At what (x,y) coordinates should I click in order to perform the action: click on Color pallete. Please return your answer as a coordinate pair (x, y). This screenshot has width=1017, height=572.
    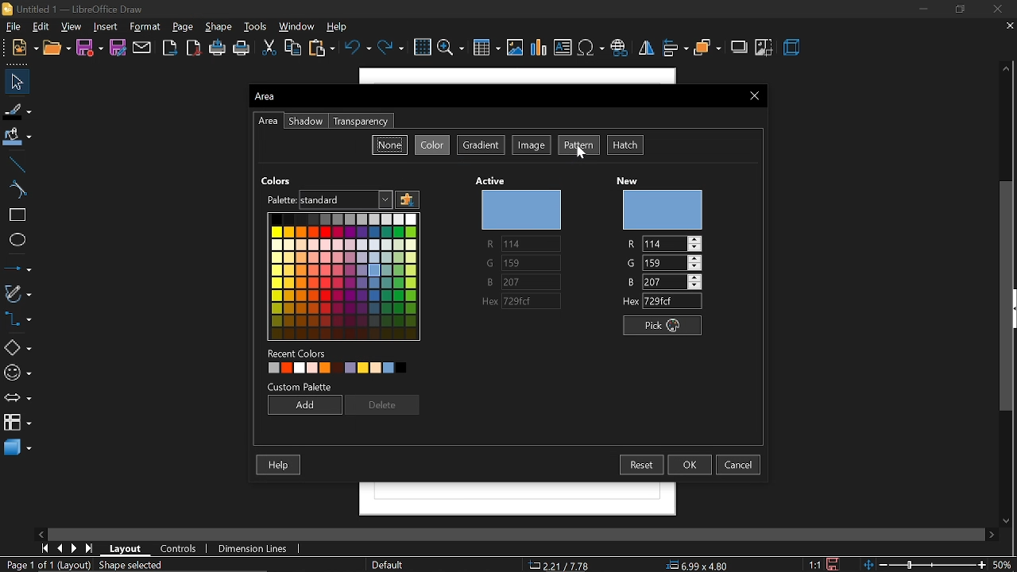
    Looking at the image, I should click on (346, 276).